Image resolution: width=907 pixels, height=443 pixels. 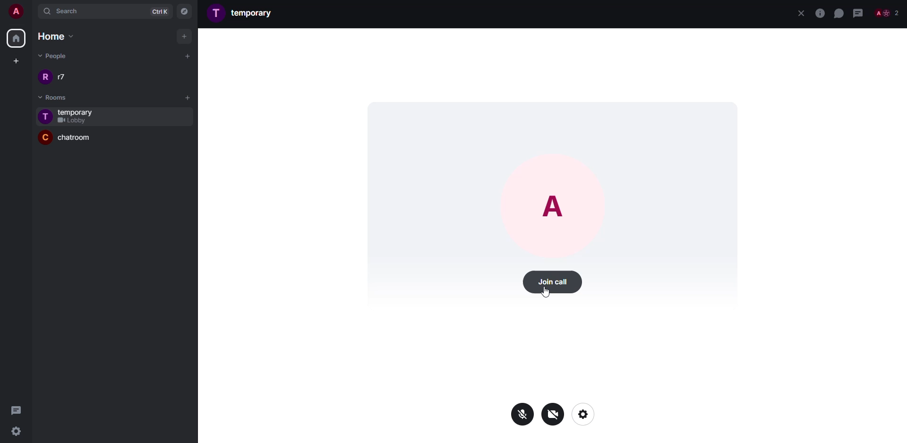 What do you see at coordinates (546, 293) in the screenshot?
I see `cursor` at bounding box center [546, 293].